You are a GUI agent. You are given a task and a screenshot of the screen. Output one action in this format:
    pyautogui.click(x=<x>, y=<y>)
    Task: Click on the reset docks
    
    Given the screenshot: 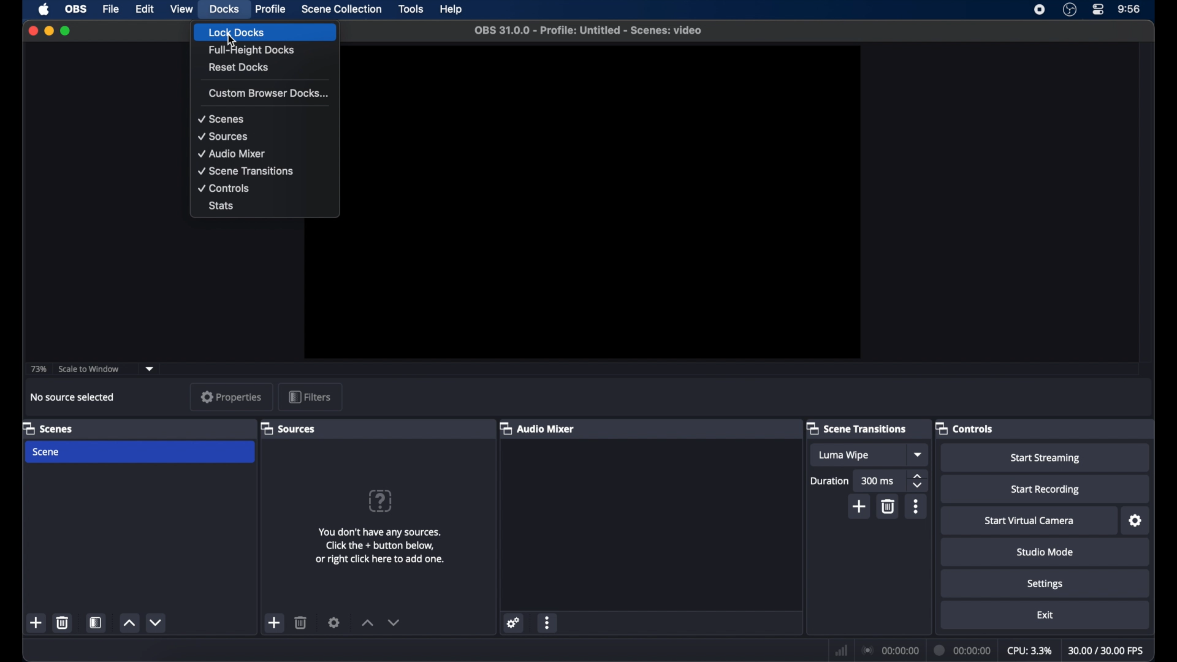 What is the action you would take?
    pyautogui.click(x=240, y=67)
    